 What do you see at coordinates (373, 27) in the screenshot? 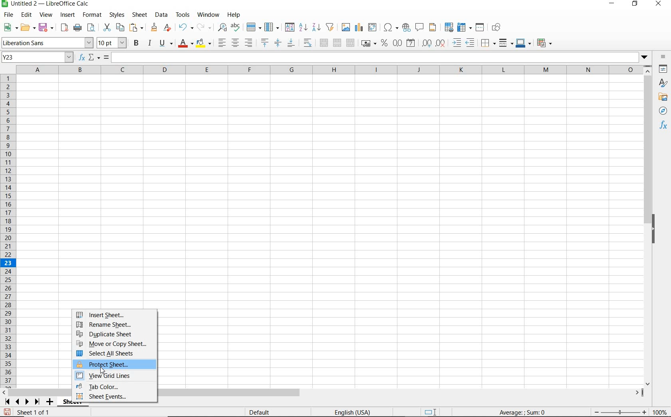
I see `INSERT OR EDIT PIVOT TABLE` at bounding box center [373, 27].